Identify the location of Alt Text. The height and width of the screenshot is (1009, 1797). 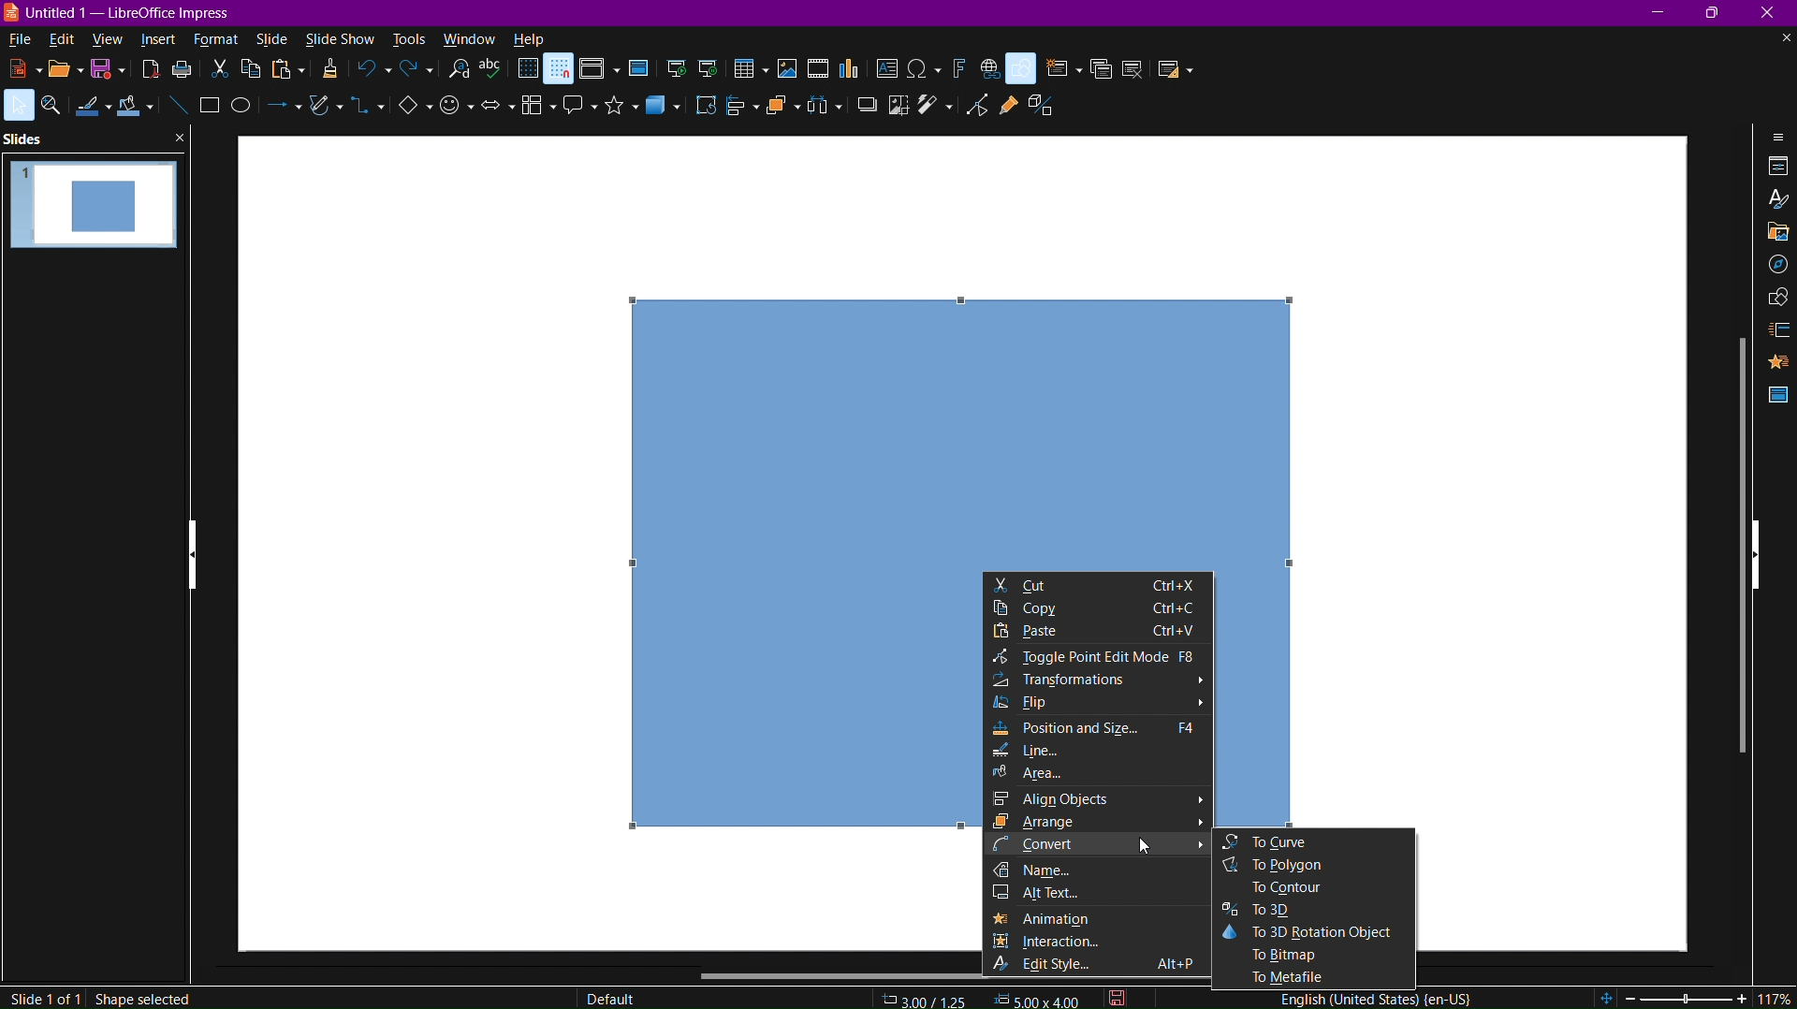
(1100, 895).